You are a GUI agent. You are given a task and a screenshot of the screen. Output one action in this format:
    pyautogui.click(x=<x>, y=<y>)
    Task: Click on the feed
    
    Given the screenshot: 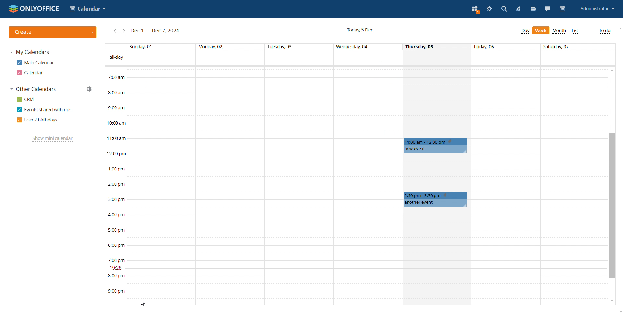 What is the action you would take?
    pyautogui.click(x=518, y=9)
    